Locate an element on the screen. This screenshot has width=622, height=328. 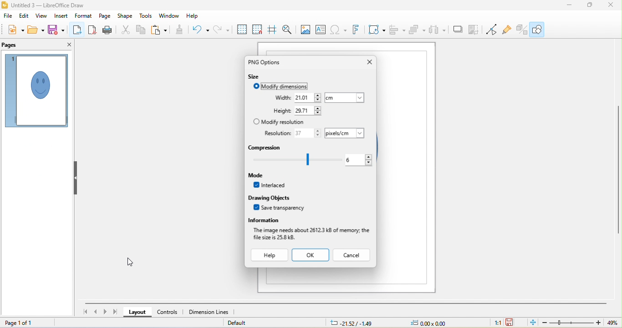
page is located at coordinates (104, 16).